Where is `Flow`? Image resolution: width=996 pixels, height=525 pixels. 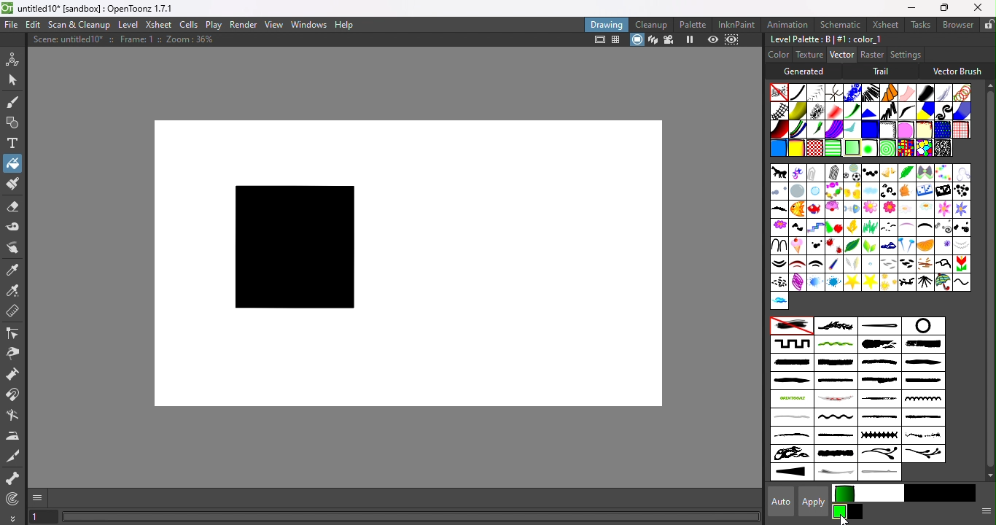 Flow is located at coordinates (887, 209).